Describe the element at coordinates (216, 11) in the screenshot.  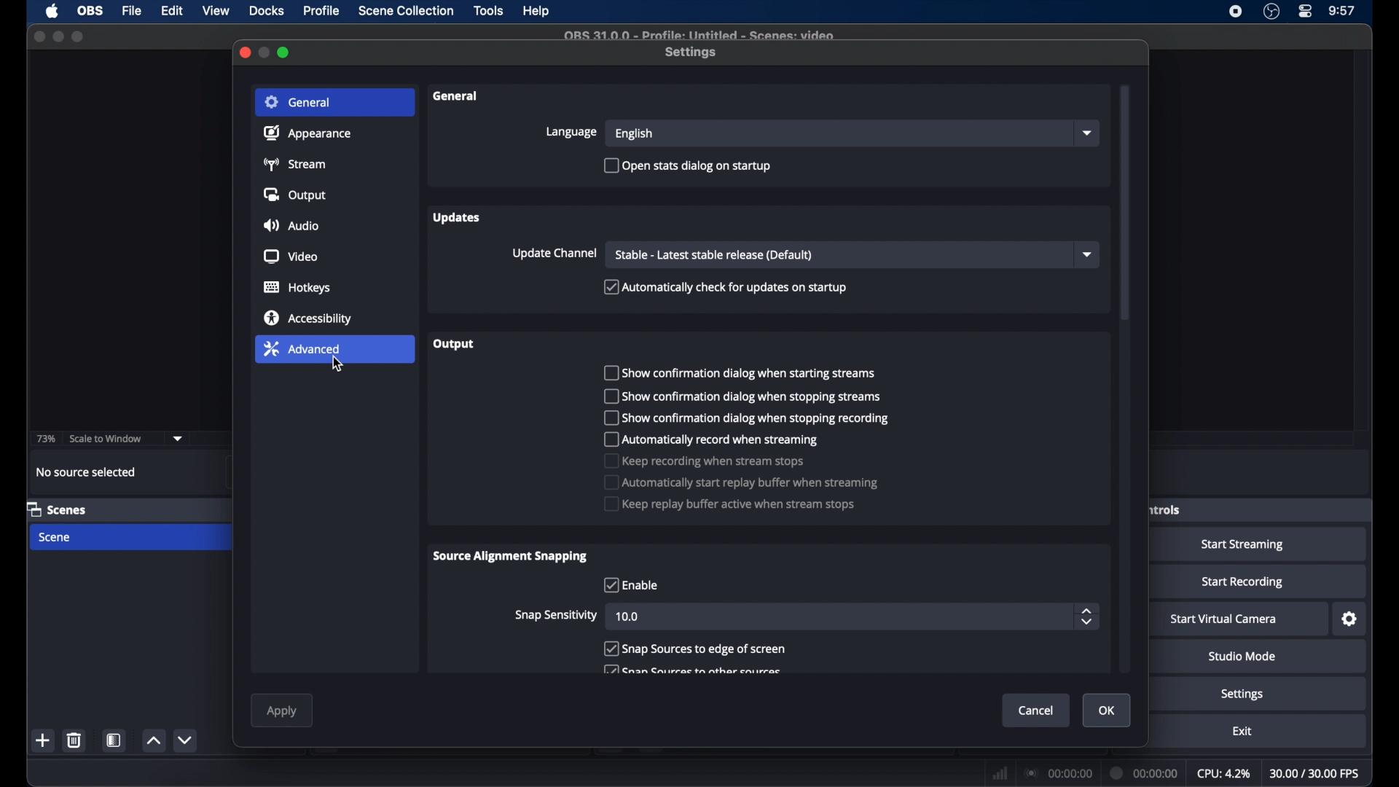
I see `view` at that location.